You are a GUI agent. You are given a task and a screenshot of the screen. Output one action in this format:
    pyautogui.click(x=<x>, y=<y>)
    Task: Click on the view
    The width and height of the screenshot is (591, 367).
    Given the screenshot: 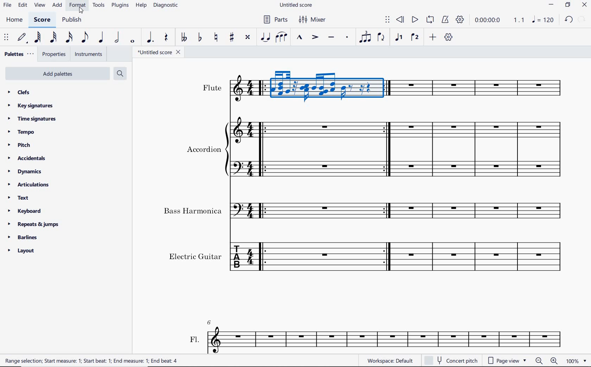 What is the action you would take?
    pyautogui.click(x=39, y=5)
    